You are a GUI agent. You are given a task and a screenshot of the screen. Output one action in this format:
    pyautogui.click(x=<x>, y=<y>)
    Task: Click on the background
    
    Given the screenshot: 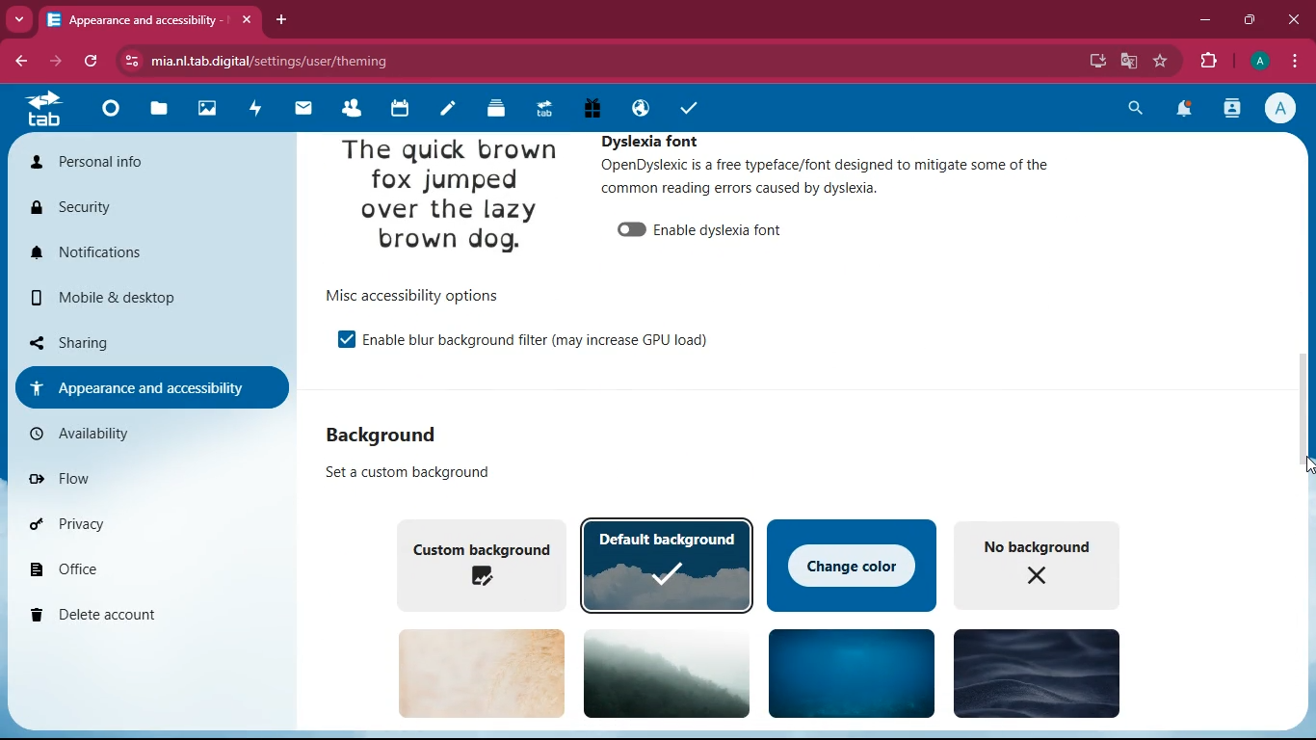 What is the action you would take?
    pyautogui.click(x=385, y=436)
    